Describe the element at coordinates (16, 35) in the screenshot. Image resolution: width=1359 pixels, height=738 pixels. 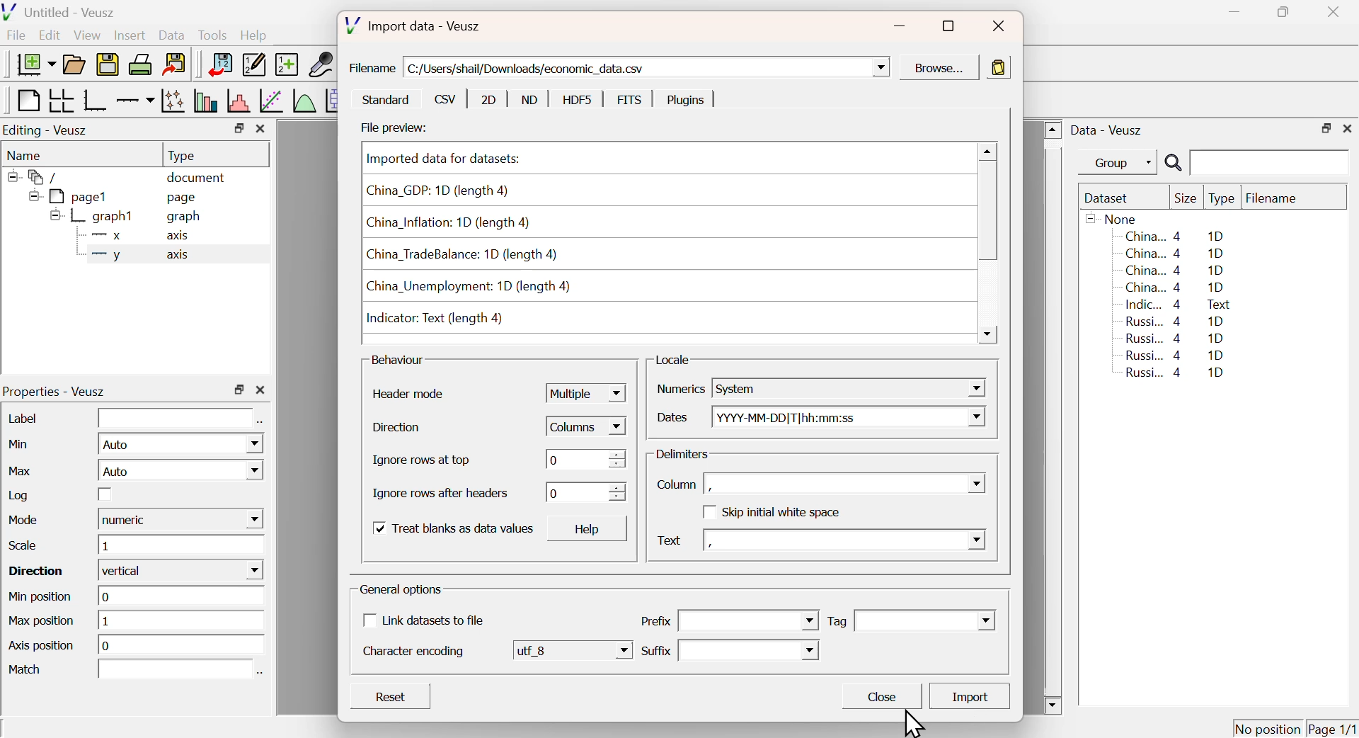
I see `File` at that location.